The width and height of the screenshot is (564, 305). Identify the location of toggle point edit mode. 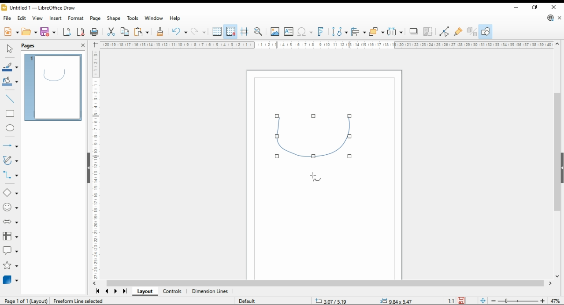
(445, 32).